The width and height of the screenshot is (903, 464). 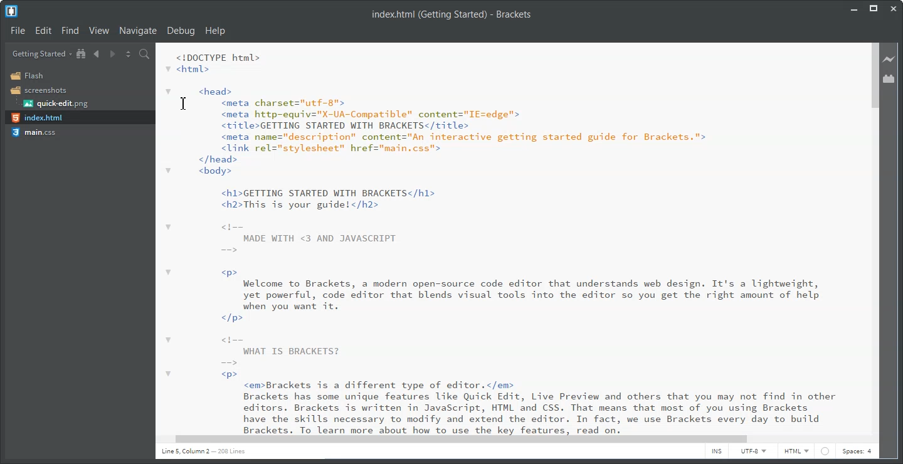 What do you see at coordinates (509, 440) in the screenshot?
I see `Horizontal Scroll bar ` at bounding box center [509, 440].